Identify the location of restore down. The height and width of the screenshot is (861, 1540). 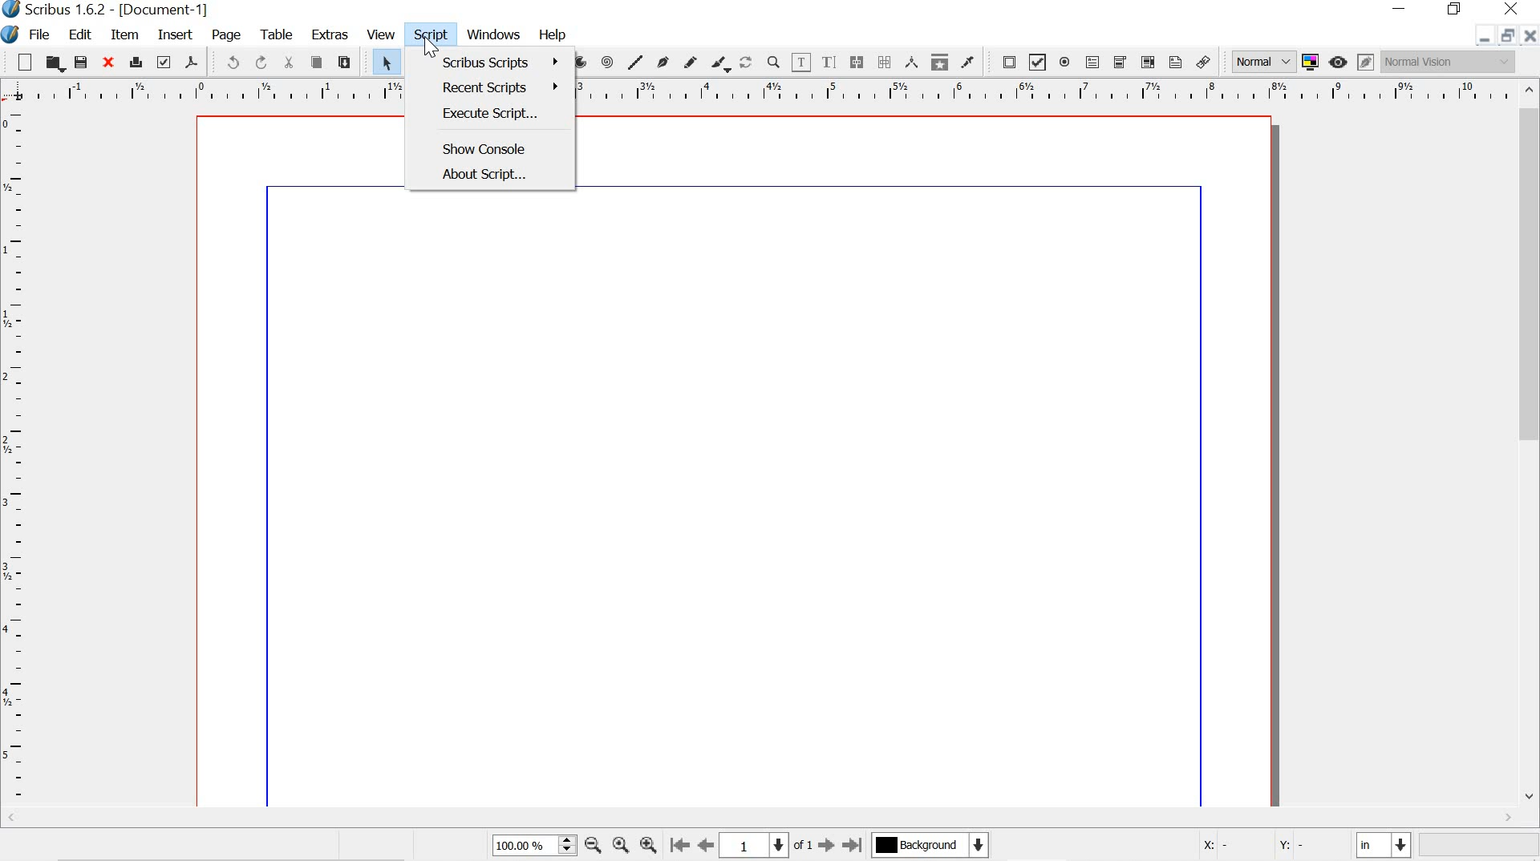
(1457, 10).